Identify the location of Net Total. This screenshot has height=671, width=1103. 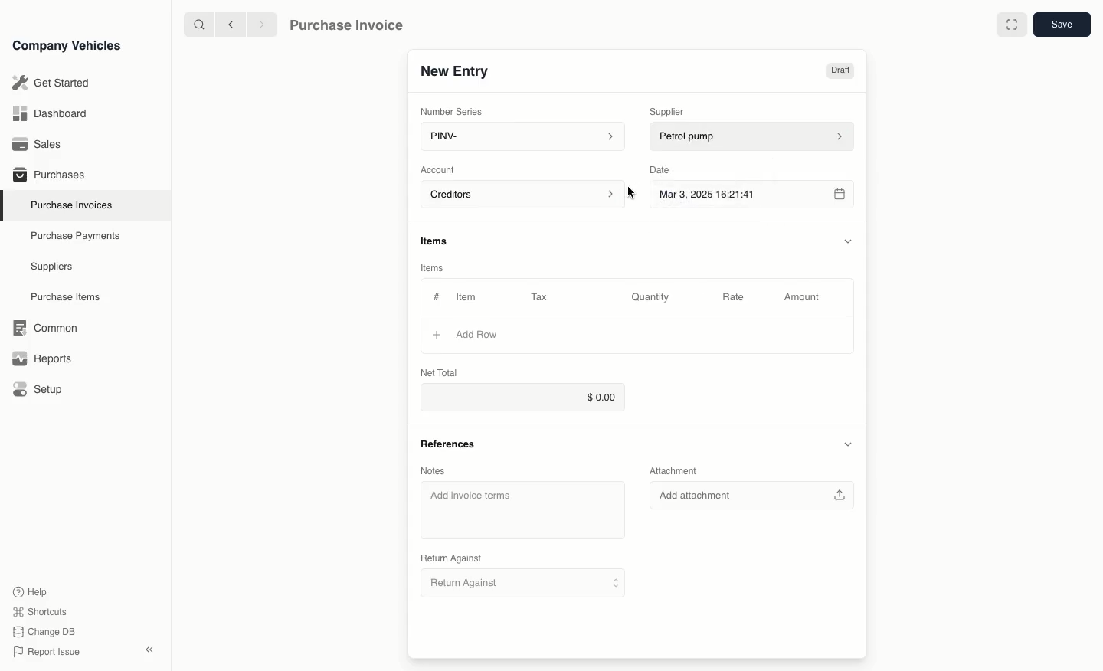
(439, 374).